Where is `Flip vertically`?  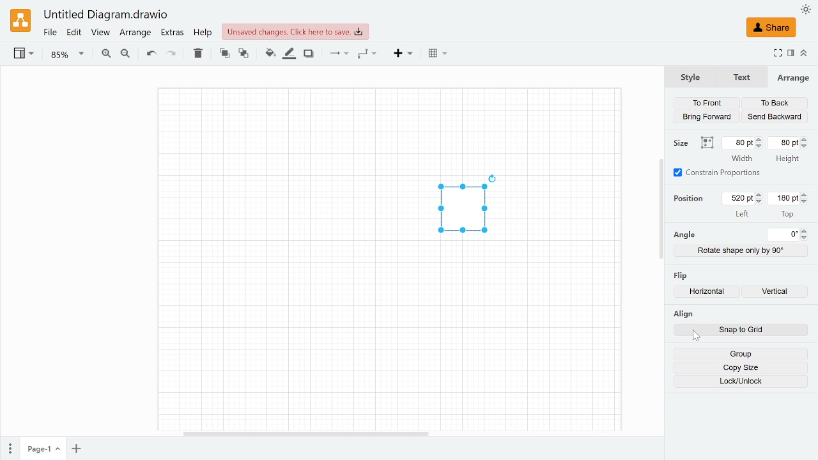
Flip vertically is located at coordinates (778, 293).